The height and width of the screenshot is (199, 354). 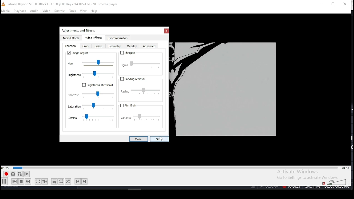 I want to click on remaining/total time, so click(x=345, y=168).